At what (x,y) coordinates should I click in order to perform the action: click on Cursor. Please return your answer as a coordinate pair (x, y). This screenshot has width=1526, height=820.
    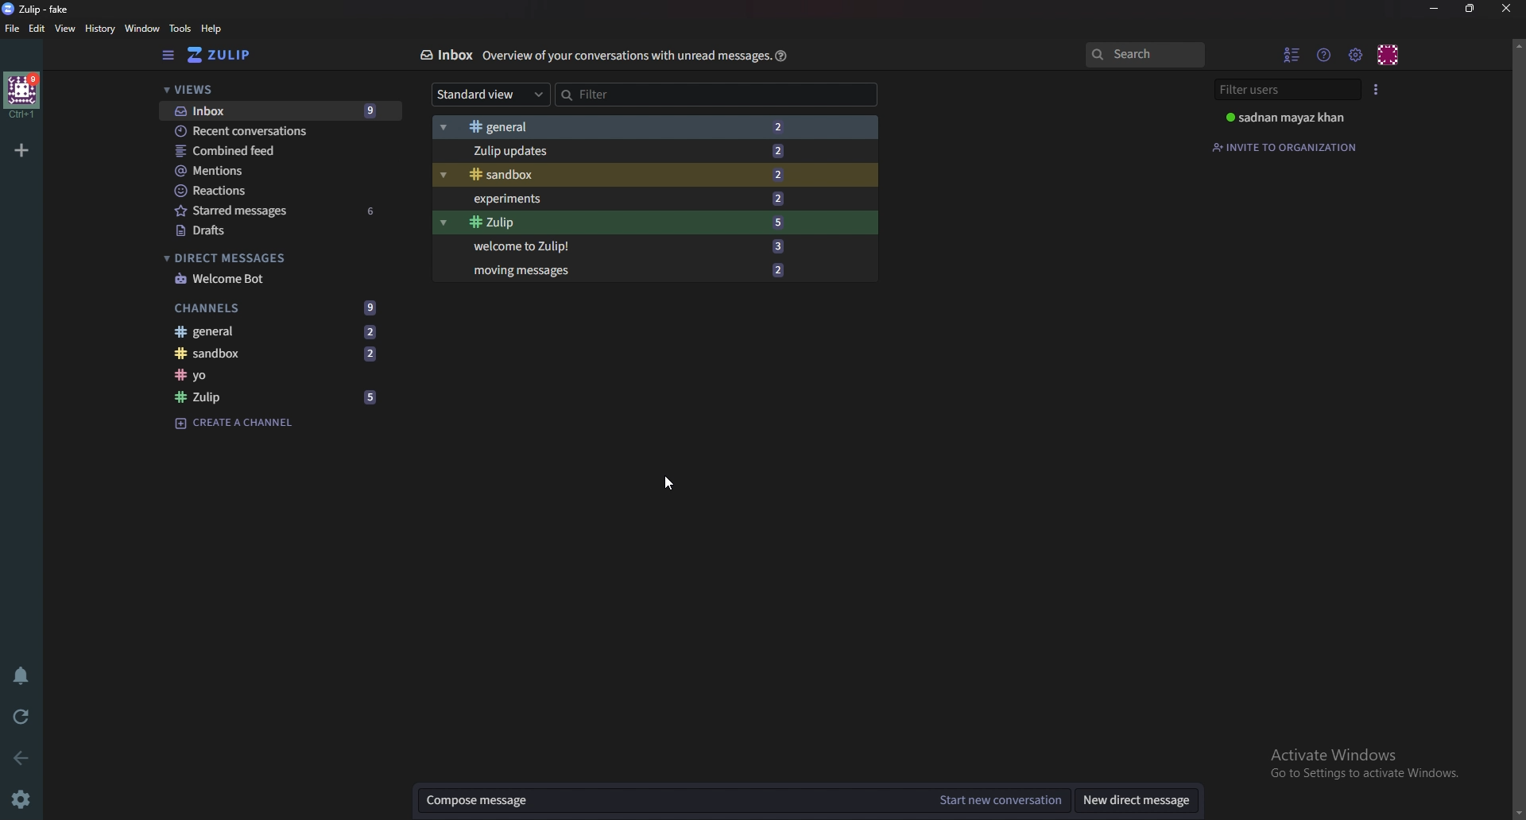
    Looking at the image, I should click on (669, 485).